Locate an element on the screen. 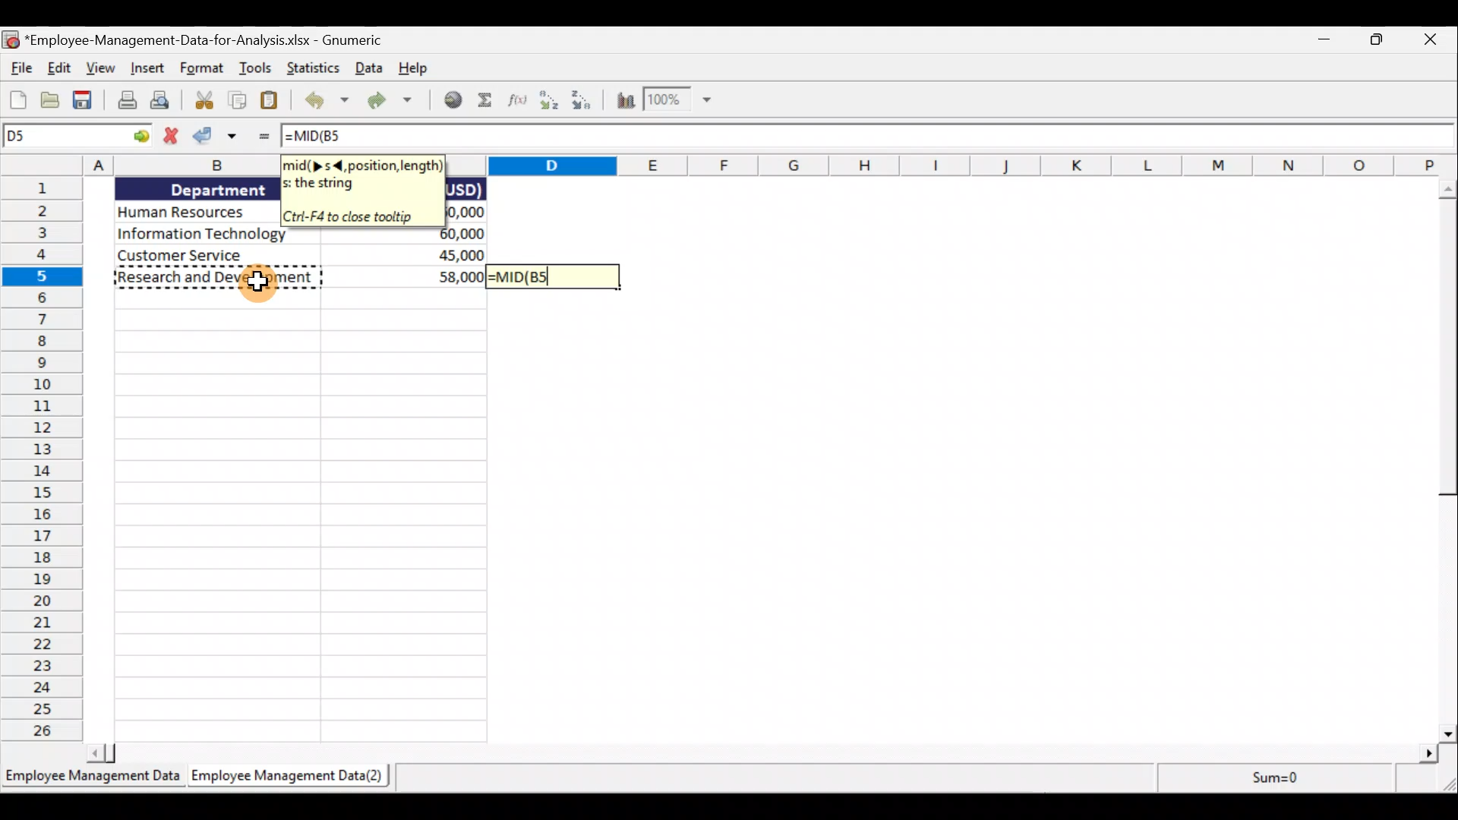 The image size is (1458, 820). columns is located at coordinates (946, 165).